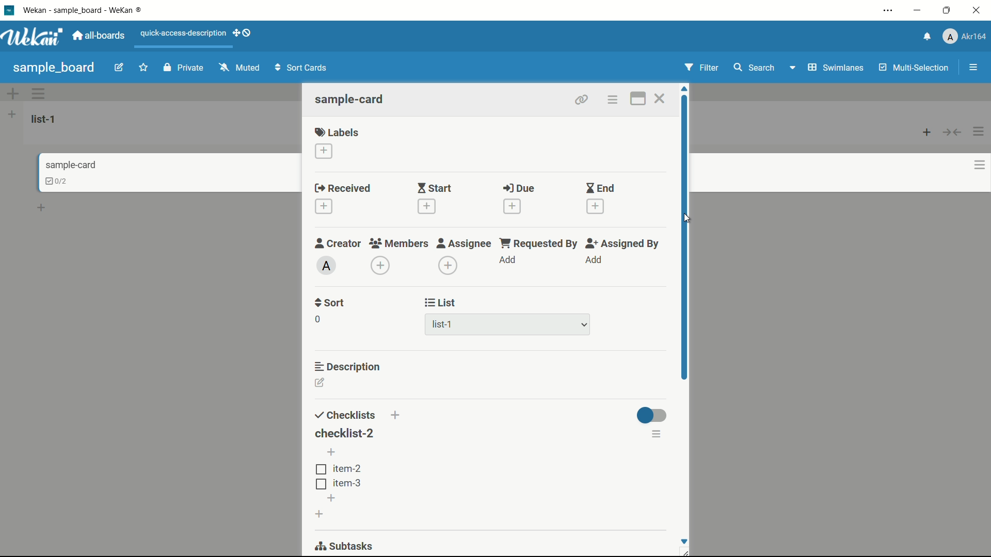 The width and height of the screenshot is (991, 557). I want to click on add checklist, so click(318, 514).